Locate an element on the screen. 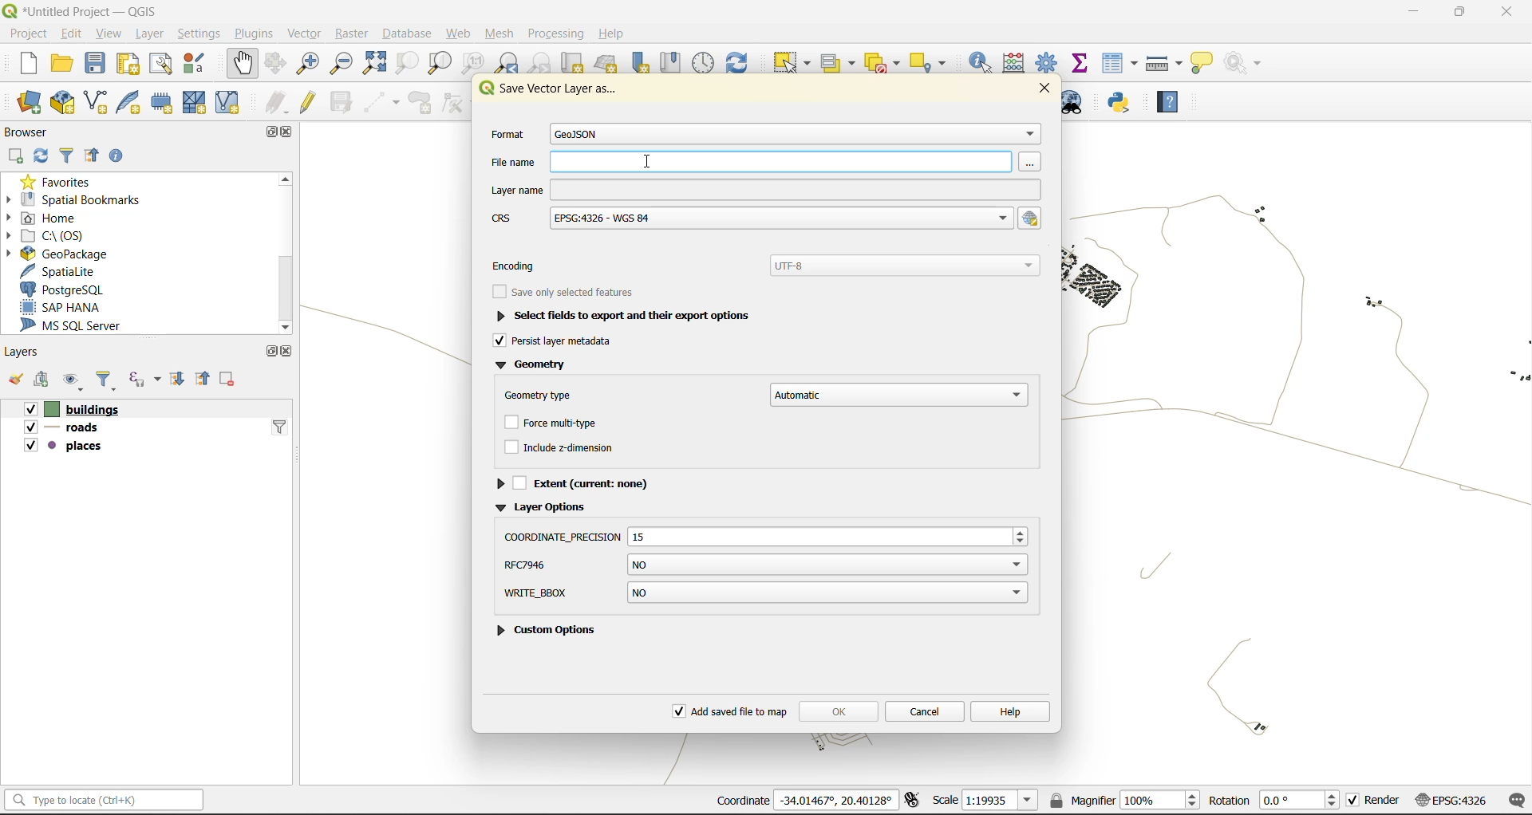 The image size is (1532, 815). help is located at coordinates (611, 32).